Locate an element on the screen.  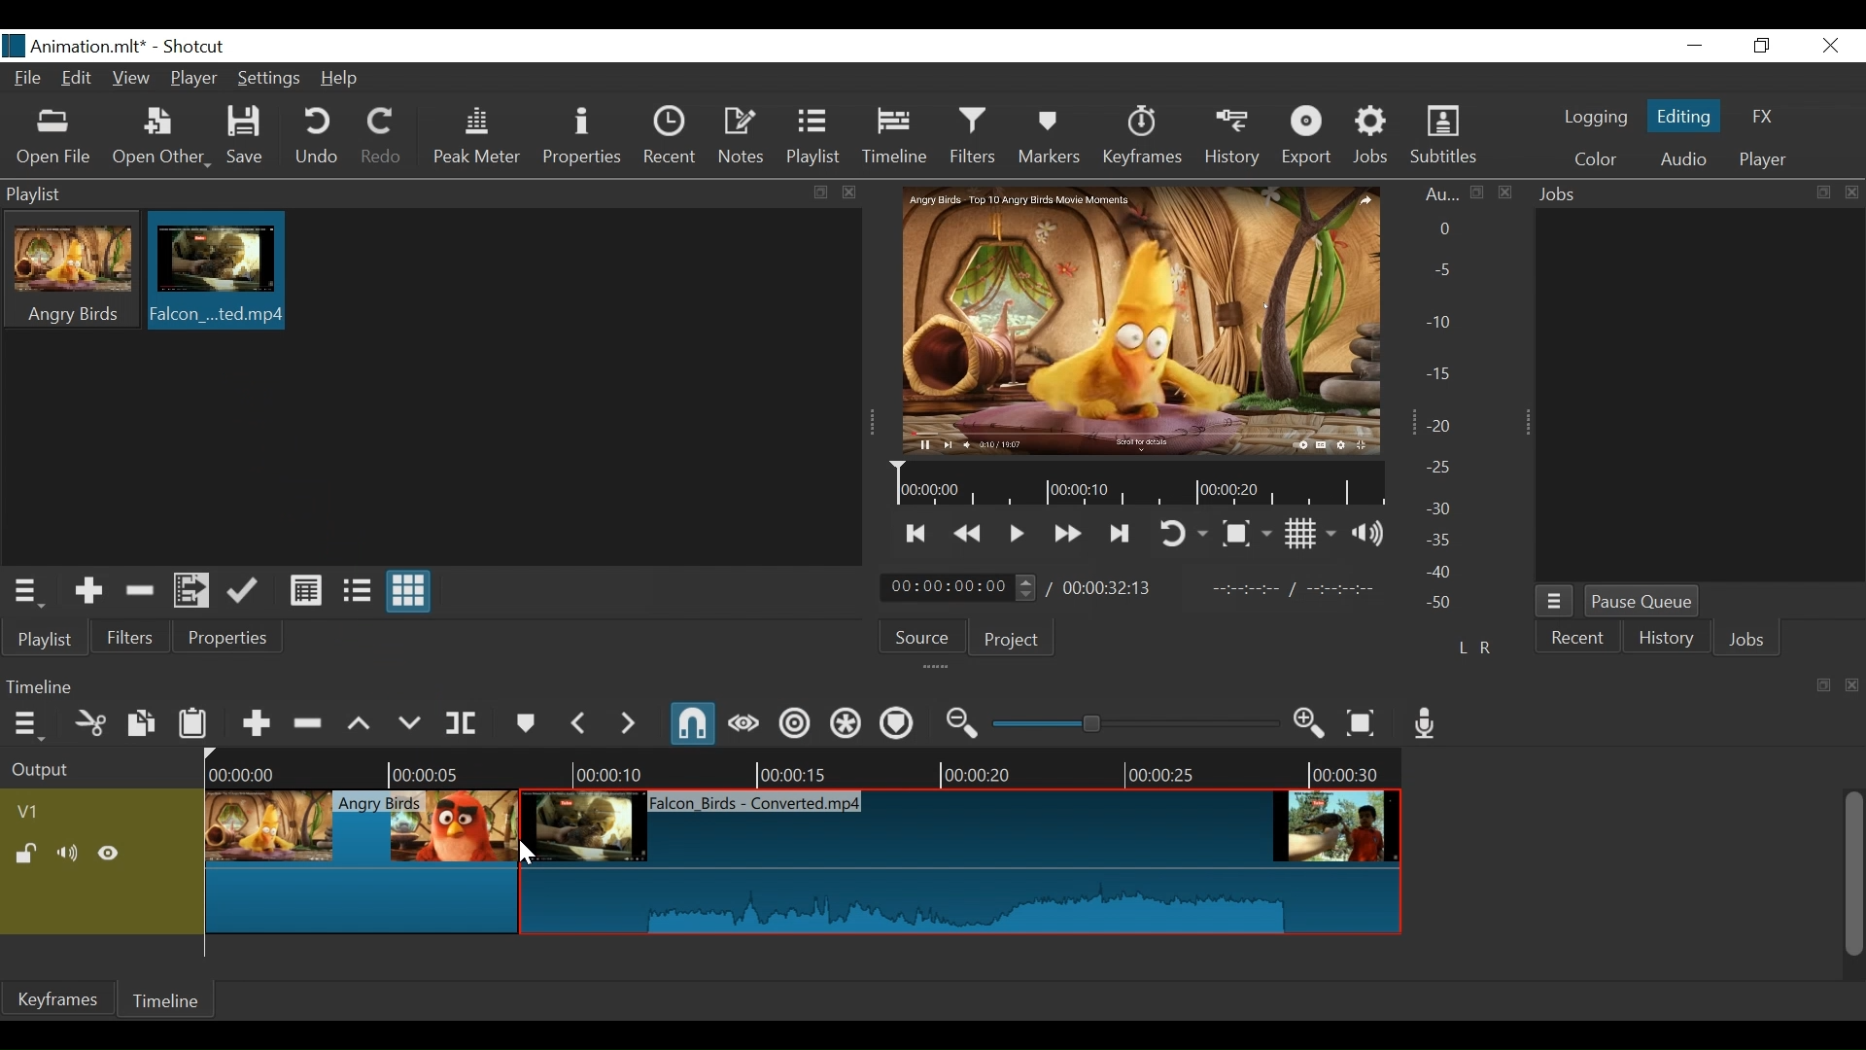
History is located at coordinates (1233, 139).